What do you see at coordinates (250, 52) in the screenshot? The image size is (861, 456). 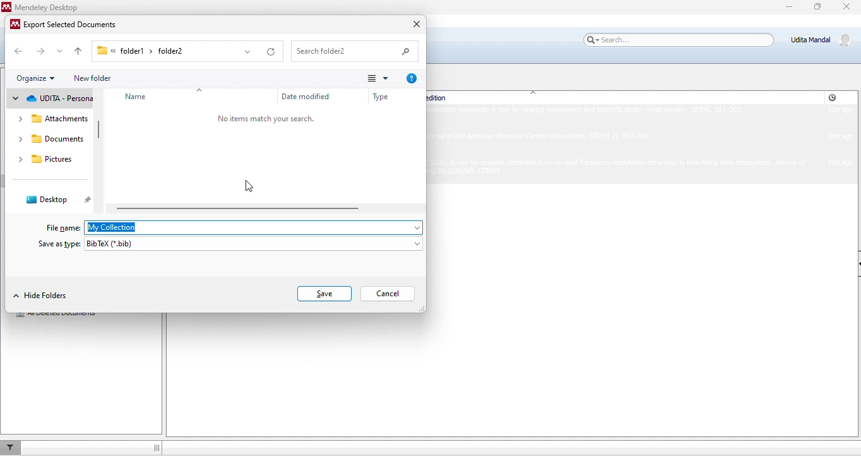 I see `drop down` at bounding box center [250, 52].